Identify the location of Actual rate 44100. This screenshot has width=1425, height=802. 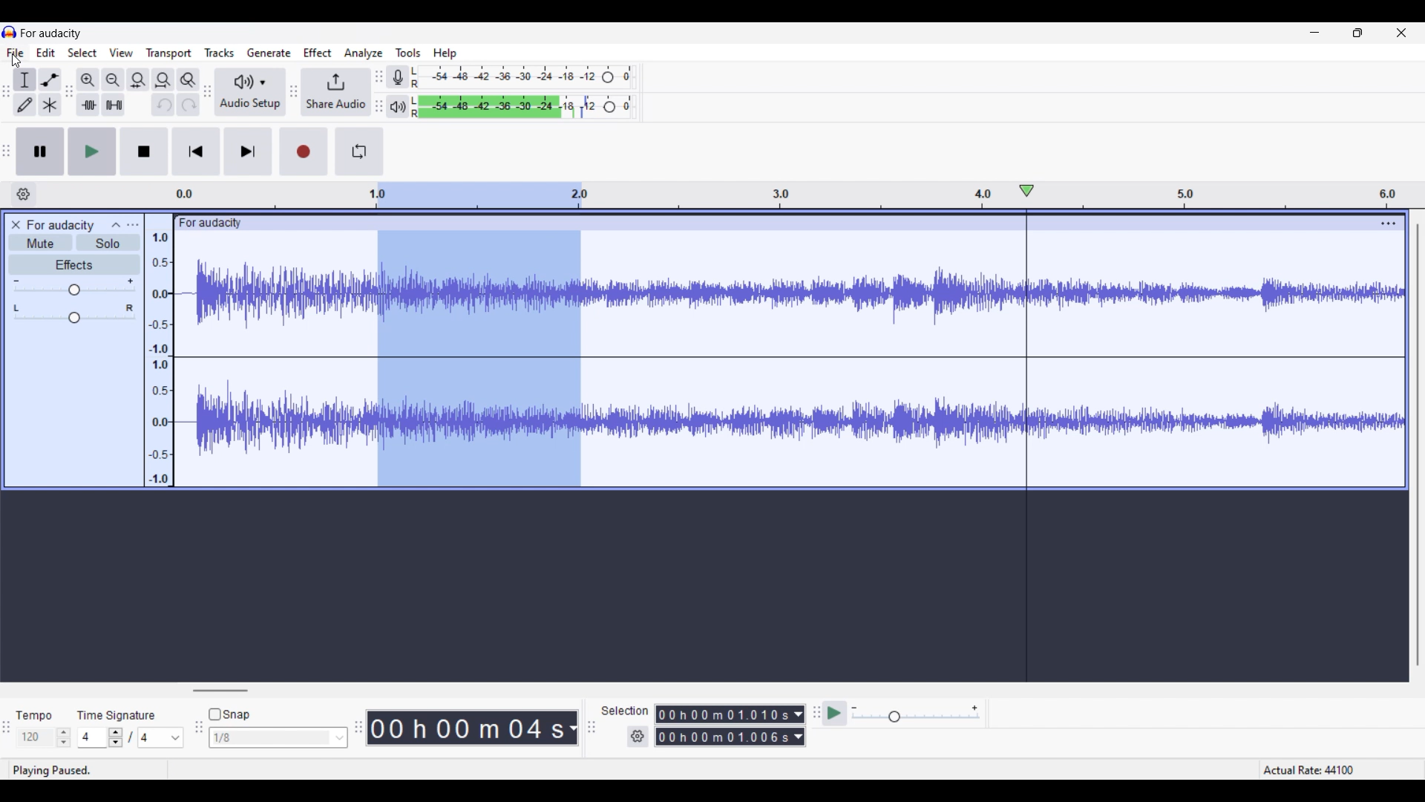
(1323, 754).